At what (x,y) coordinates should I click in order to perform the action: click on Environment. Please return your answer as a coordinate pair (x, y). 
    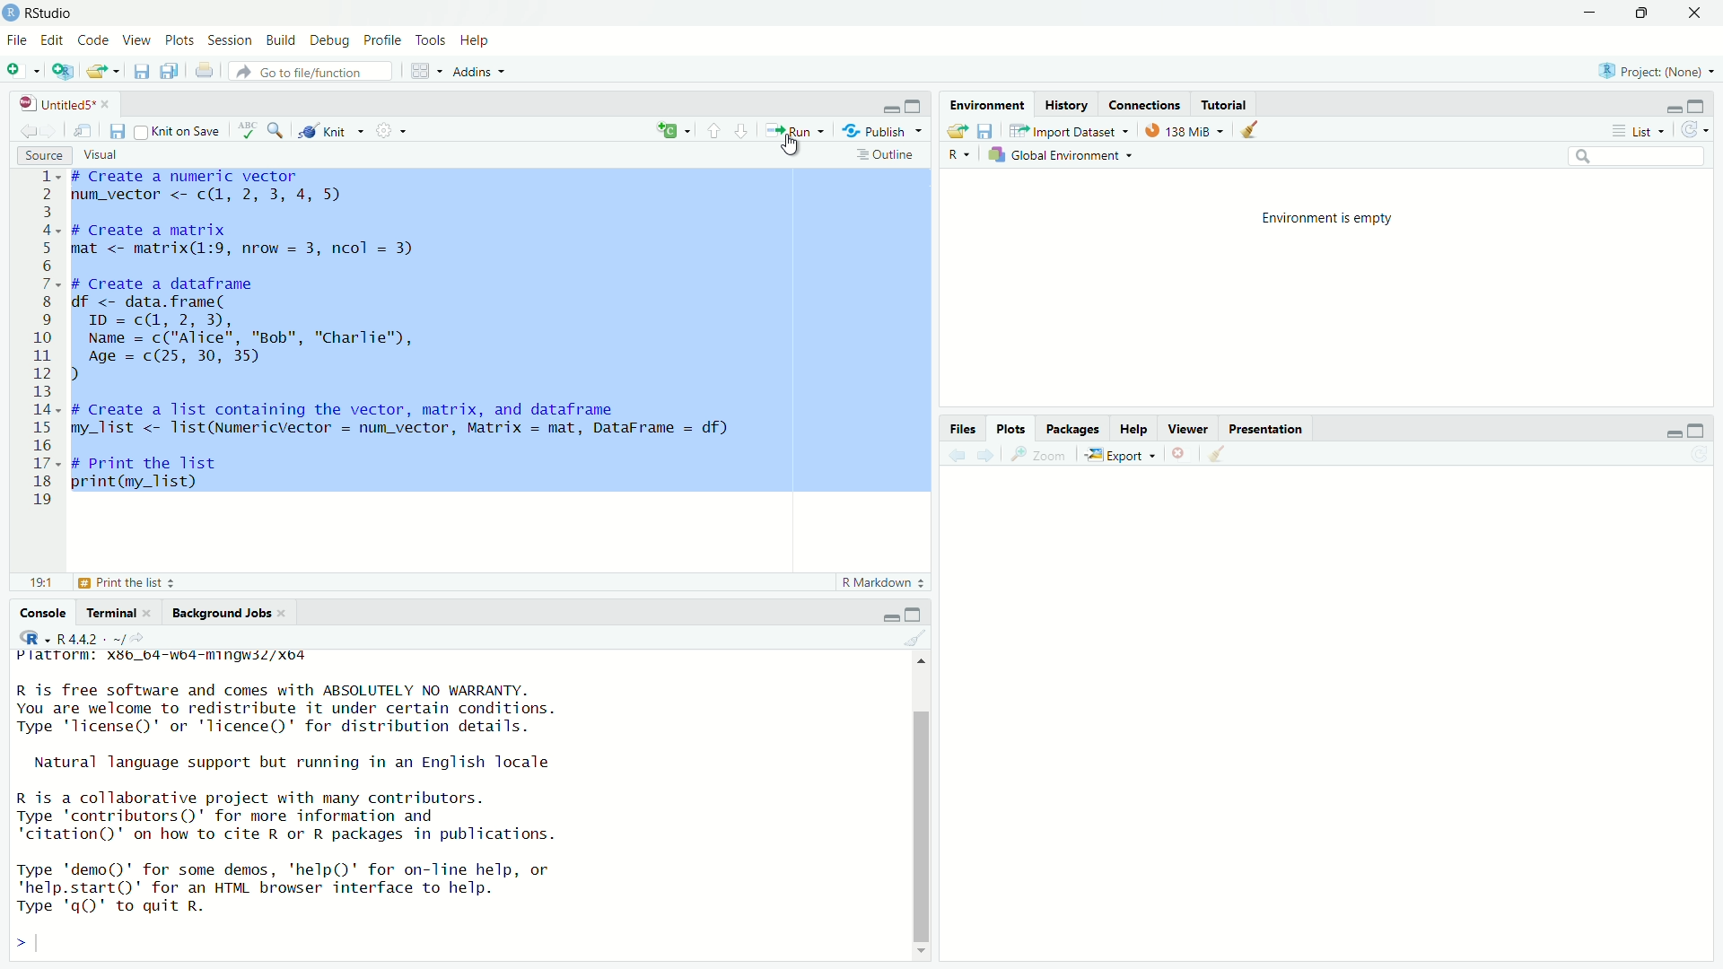
    Looking at the image, I should click on (988, 104).